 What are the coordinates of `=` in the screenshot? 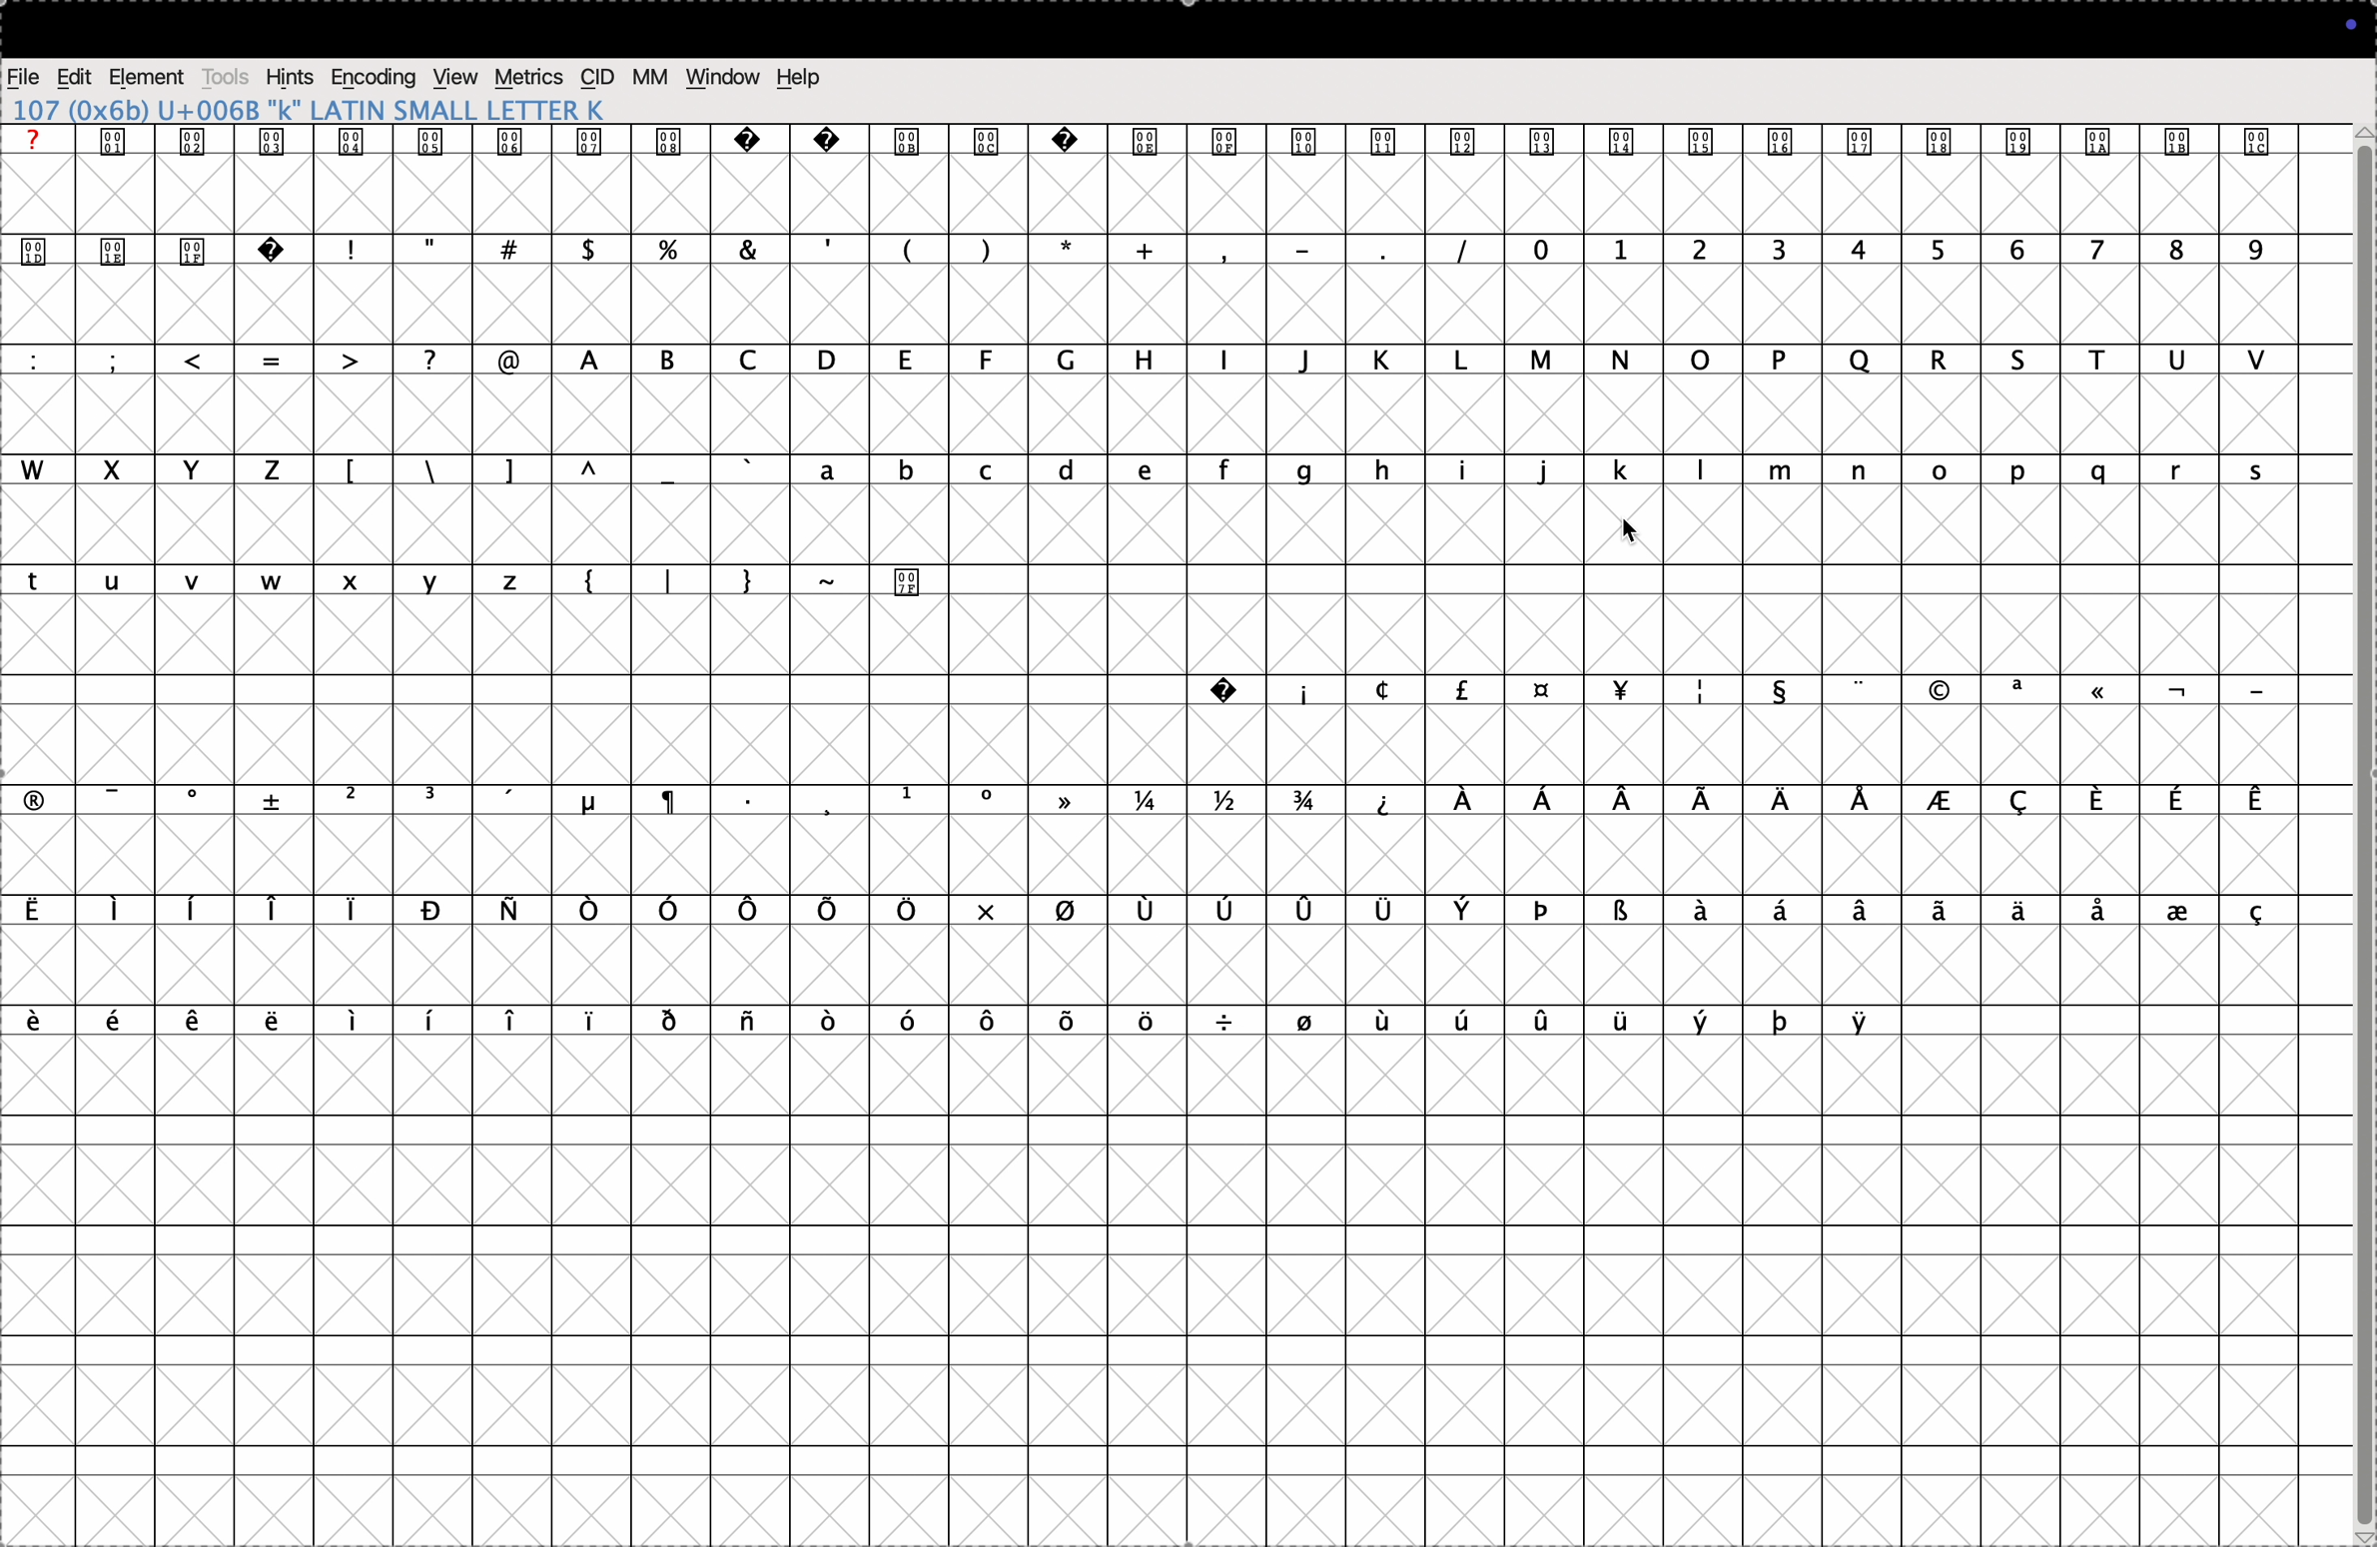 It's located at (279, 357).